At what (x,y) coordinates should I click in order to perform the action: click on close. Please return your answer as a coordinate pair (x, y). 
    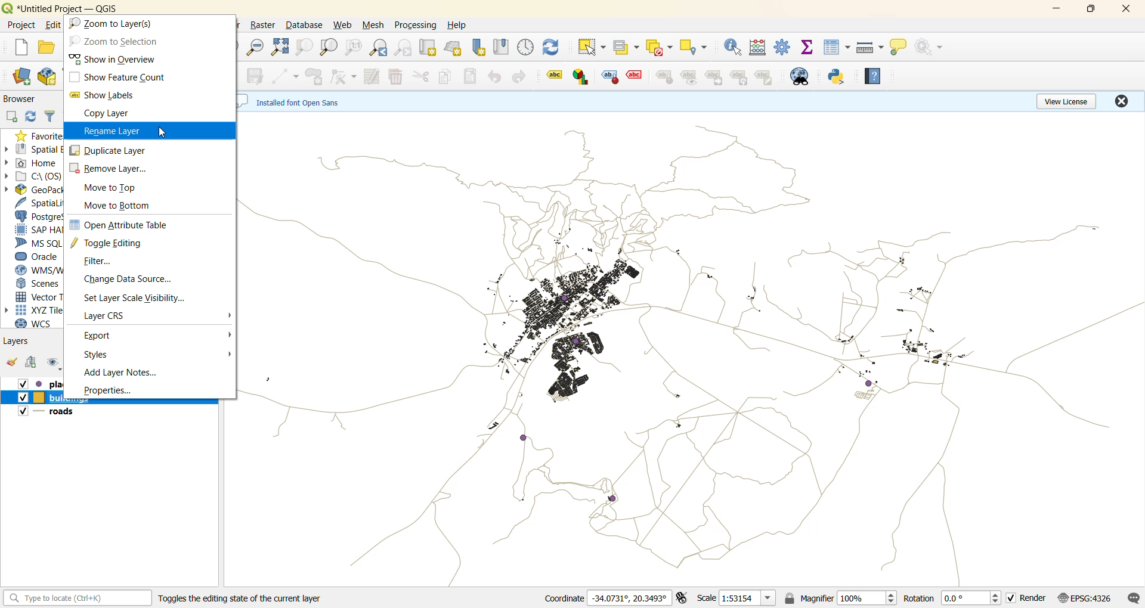
    Looking at the image, I should click on (1120, 100).